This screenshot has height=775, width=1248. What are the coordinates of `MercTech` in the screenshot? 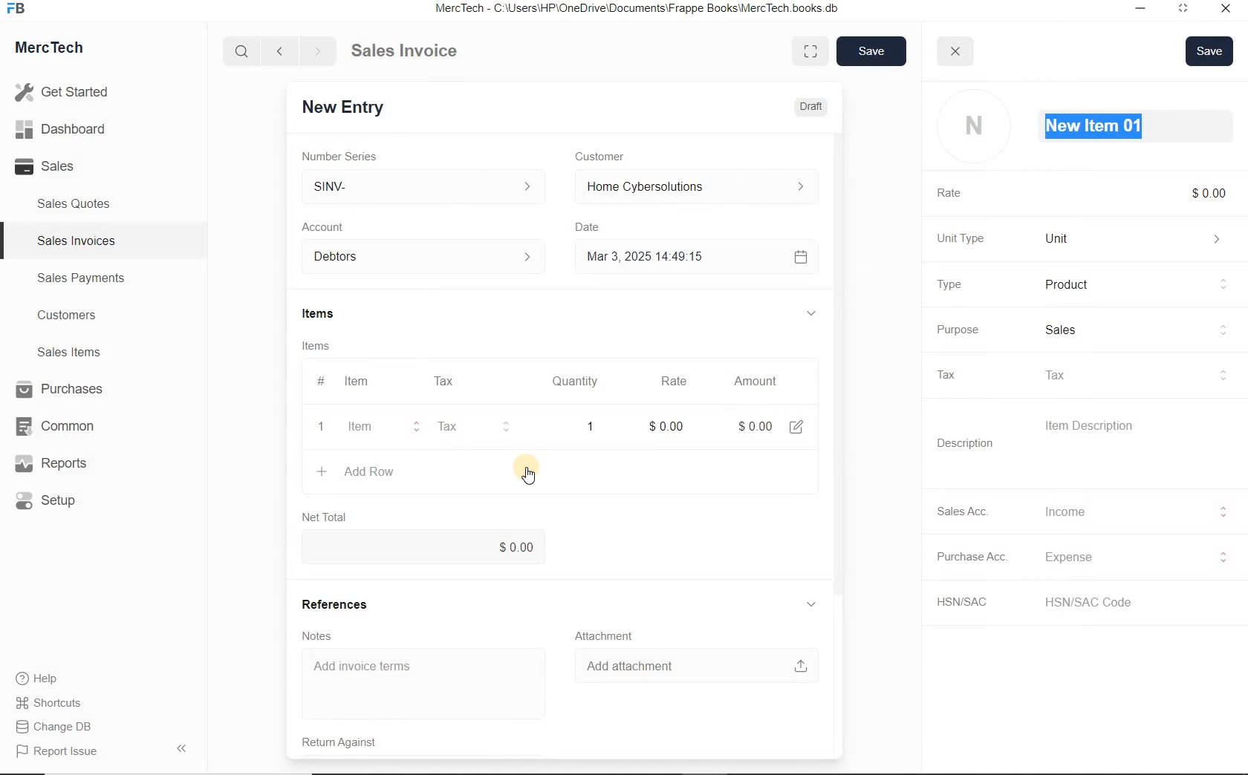 It's located at (56, 50).